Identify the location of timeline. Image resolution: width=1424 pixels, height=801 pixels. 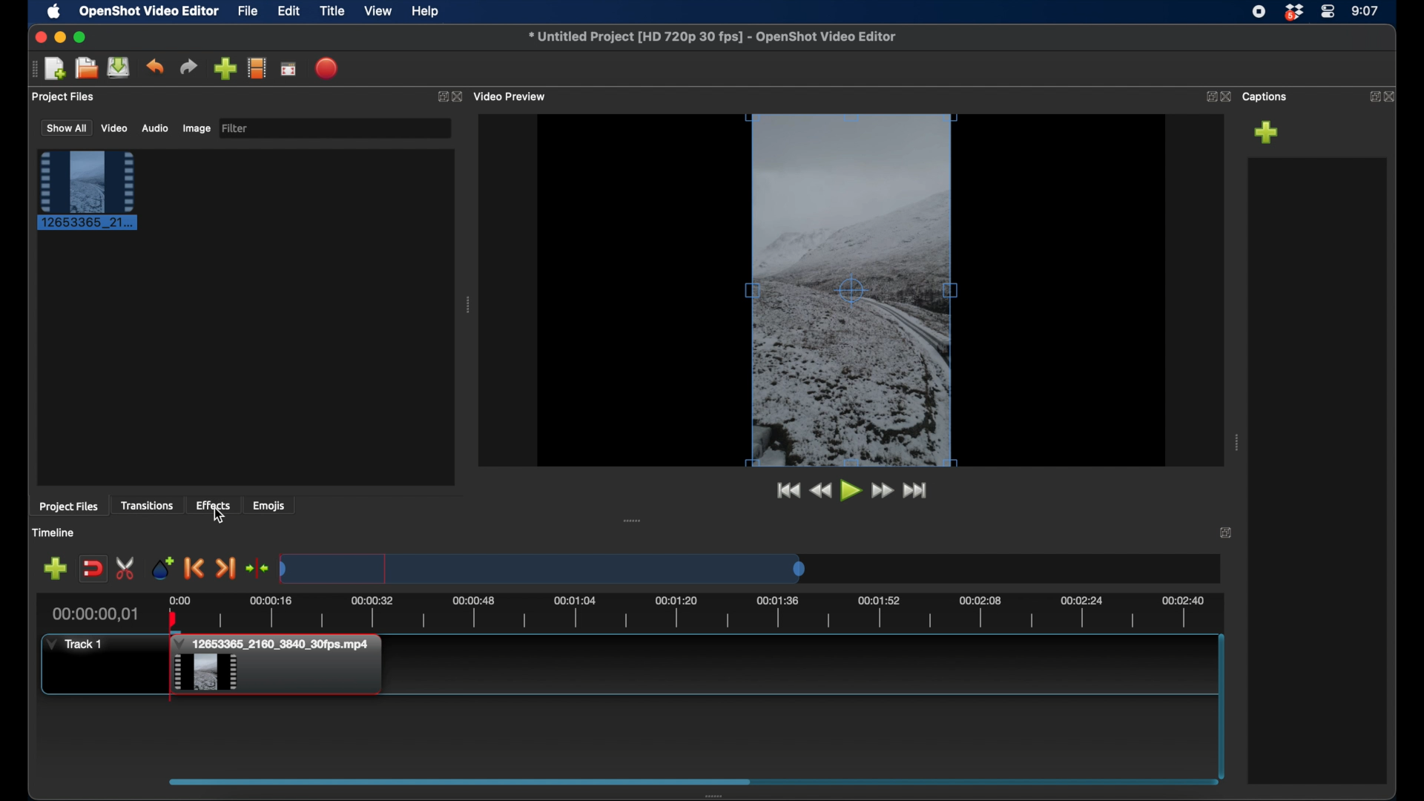
(56, 533).